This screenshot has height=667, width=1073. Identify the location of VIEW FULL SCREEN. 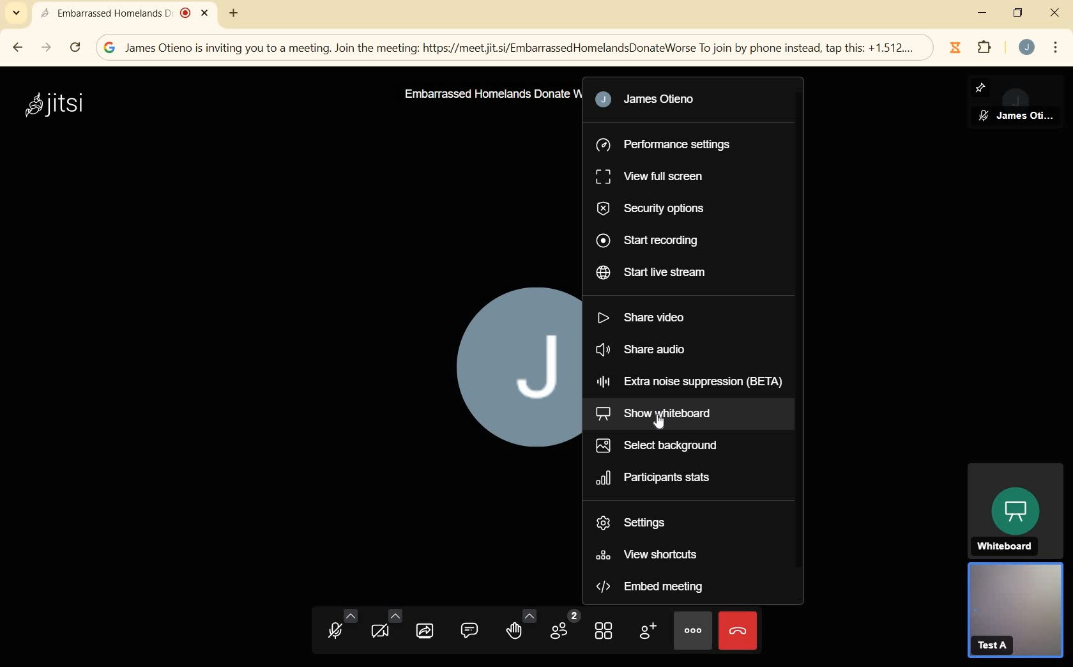
(652, 176).